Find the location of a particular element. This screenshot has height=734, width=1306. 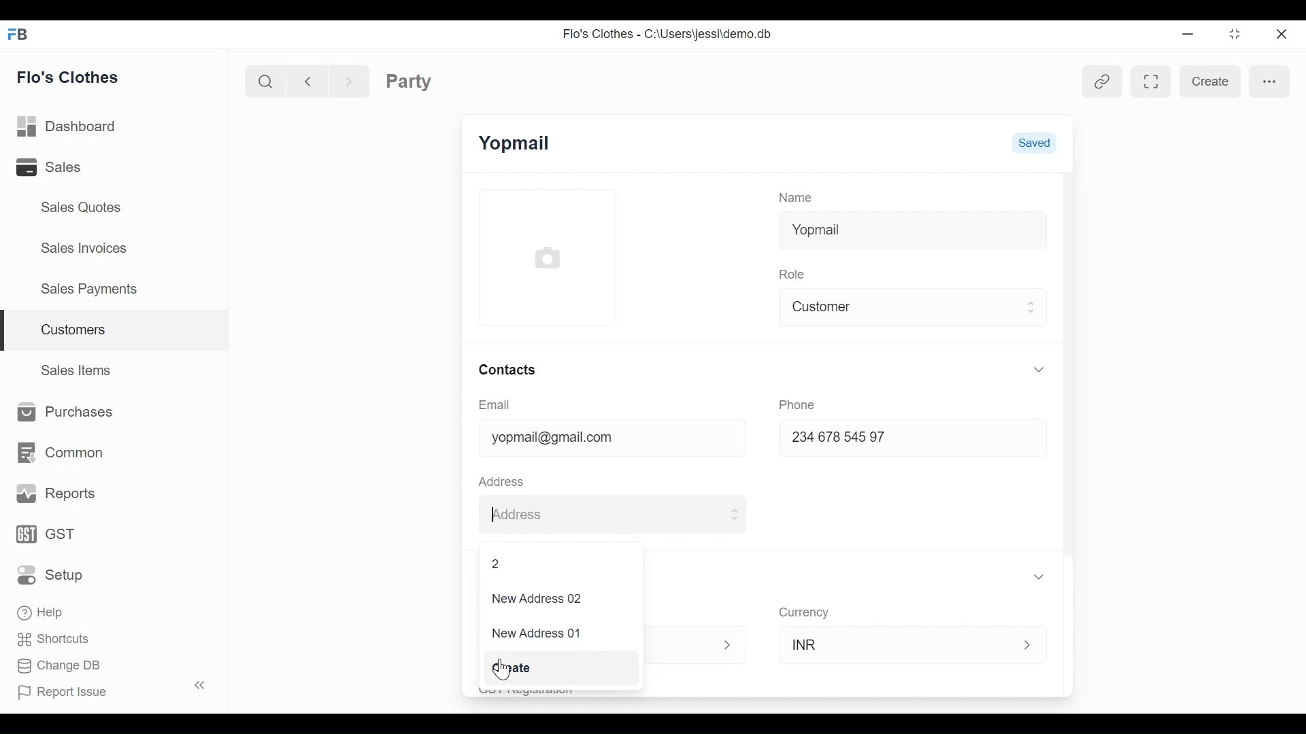

Expand is located at coordinates (1031, 309).